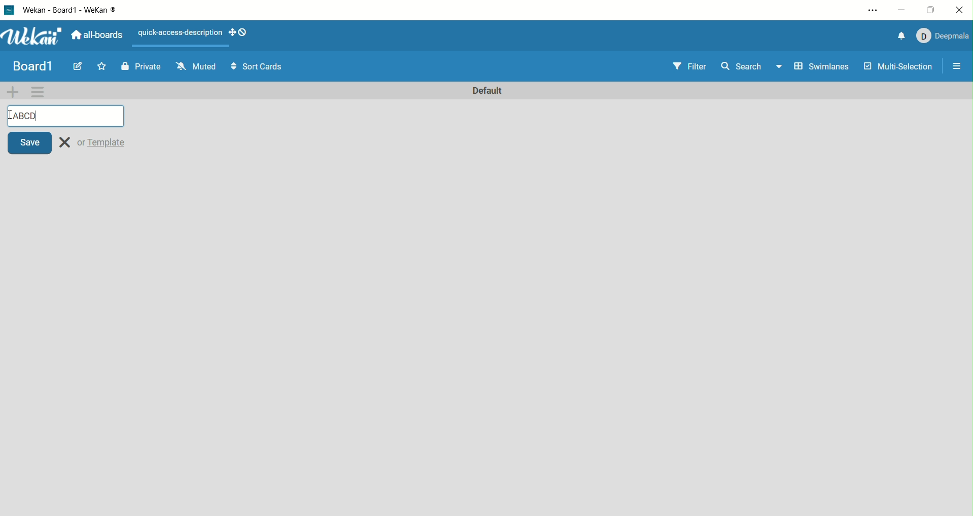  What do you see at coordinates (32, 65) in the screenshot?
I see `title` at bounding box center [32, 65].